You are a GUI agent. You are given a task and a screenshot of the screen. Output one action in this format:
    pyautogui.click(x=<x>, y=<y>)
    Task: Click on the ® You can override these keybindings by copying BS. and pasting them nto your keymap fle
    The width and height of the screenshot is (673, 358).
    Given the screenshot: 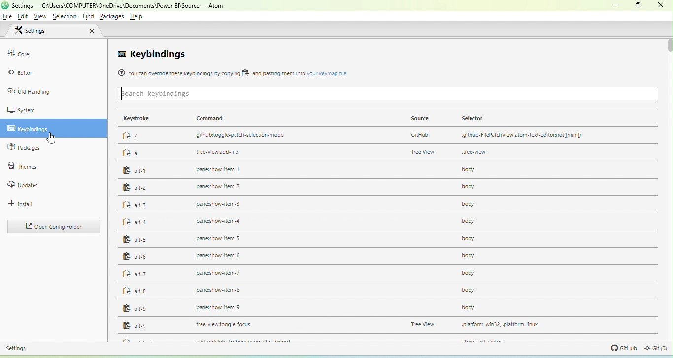 What is the action you would take?
    pyautogui.click(x=232, y=73)
    